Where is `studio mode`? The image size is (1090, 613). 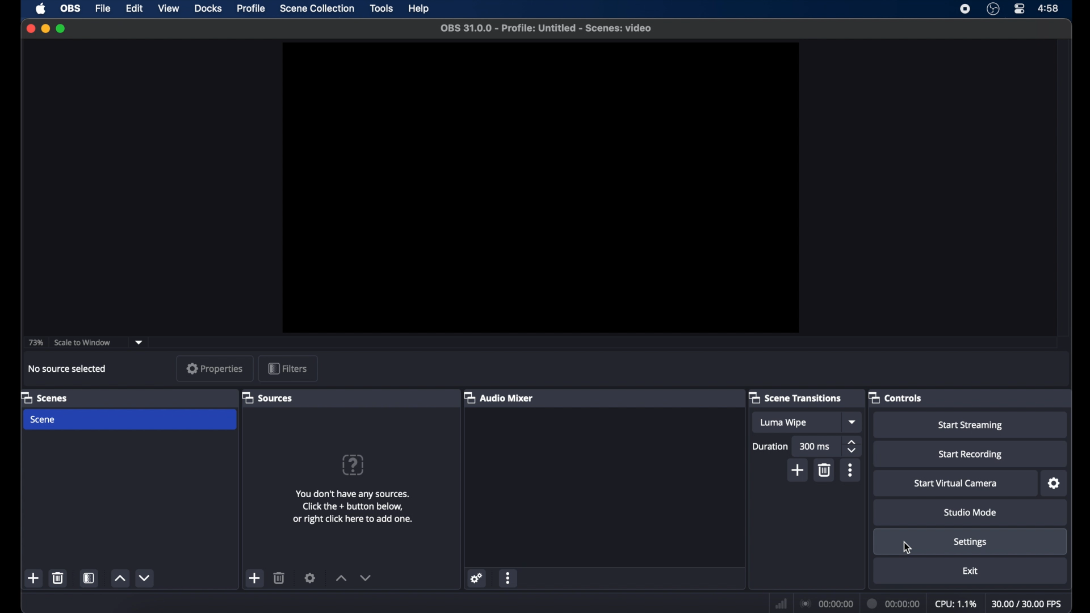
studio mode is located at coordinates (970, 513).